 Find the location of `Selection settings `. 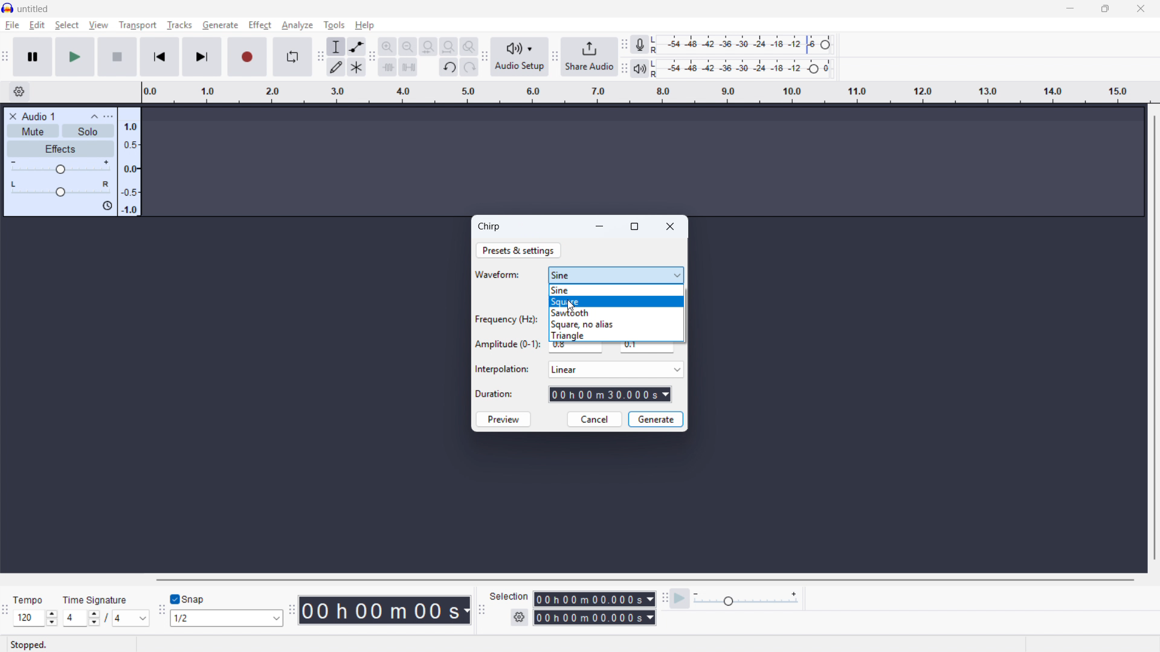

Selection settings  is located at coordinates (519, 618).